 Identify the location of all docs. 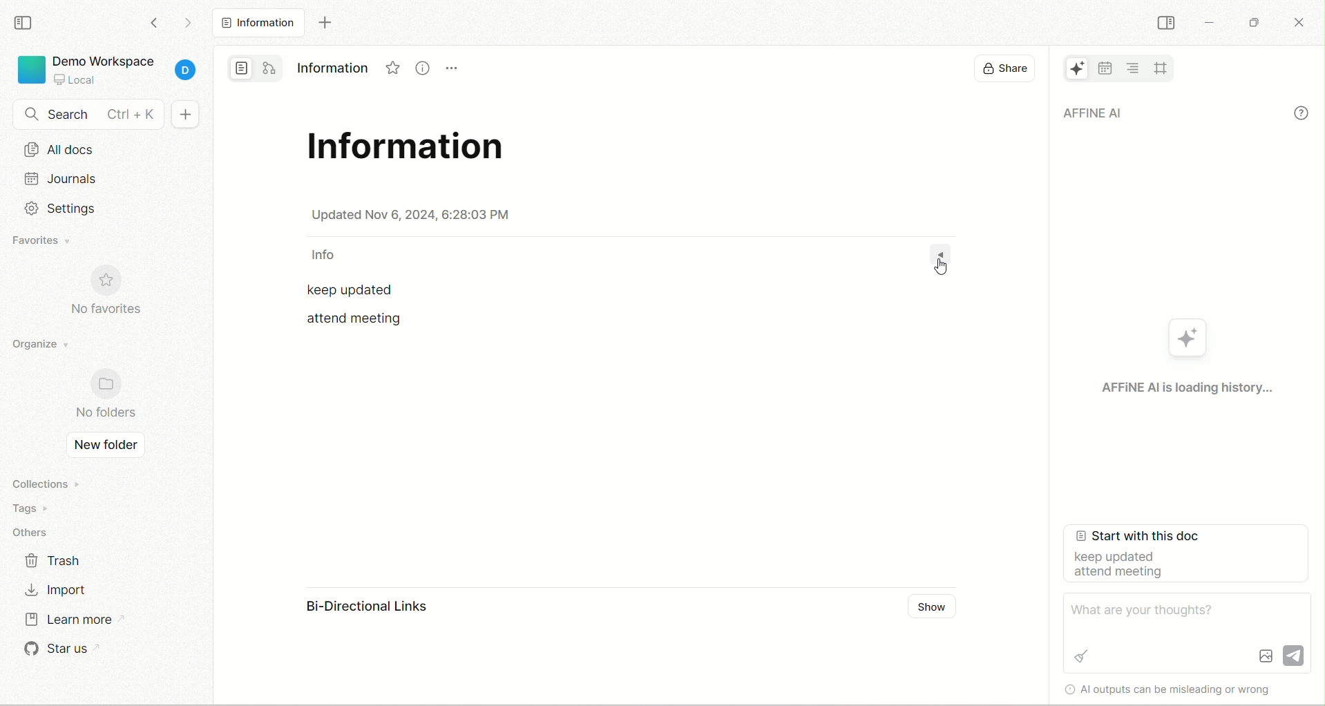
(105, 152).